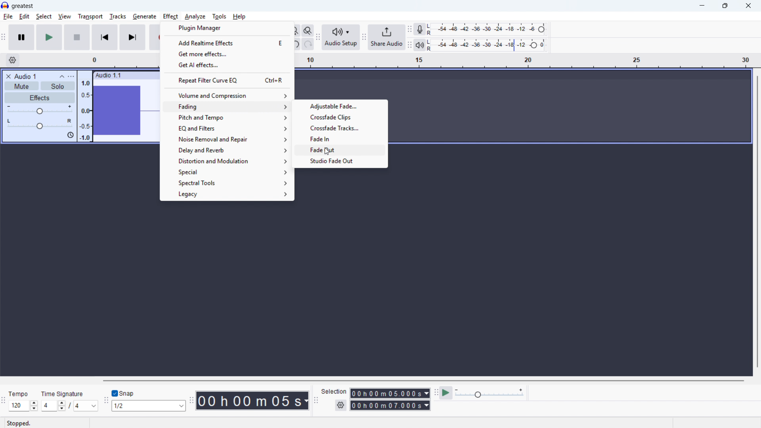 The width and height of the screenshot is (761, 428). What do you see at coordinates (228, 65) in the screenshot?
I see `Get AI effects ` at bounding box center [228, 65].